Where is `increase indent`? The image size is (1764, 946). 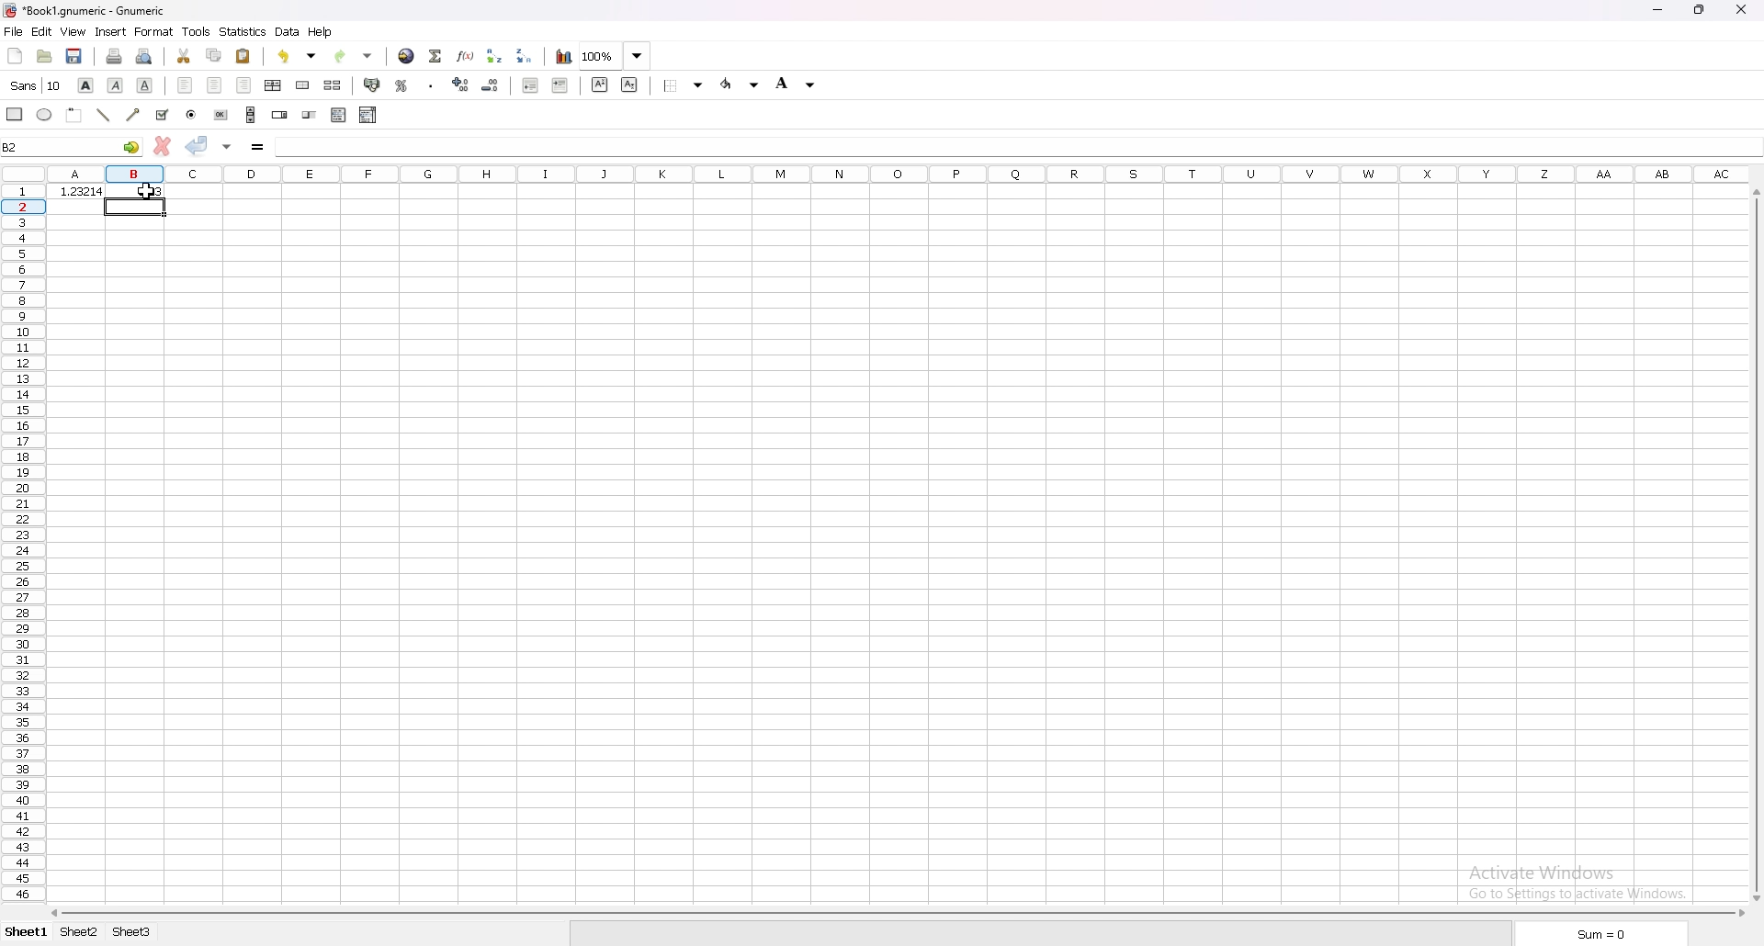
increase indent is located at coordinates (560, 86).